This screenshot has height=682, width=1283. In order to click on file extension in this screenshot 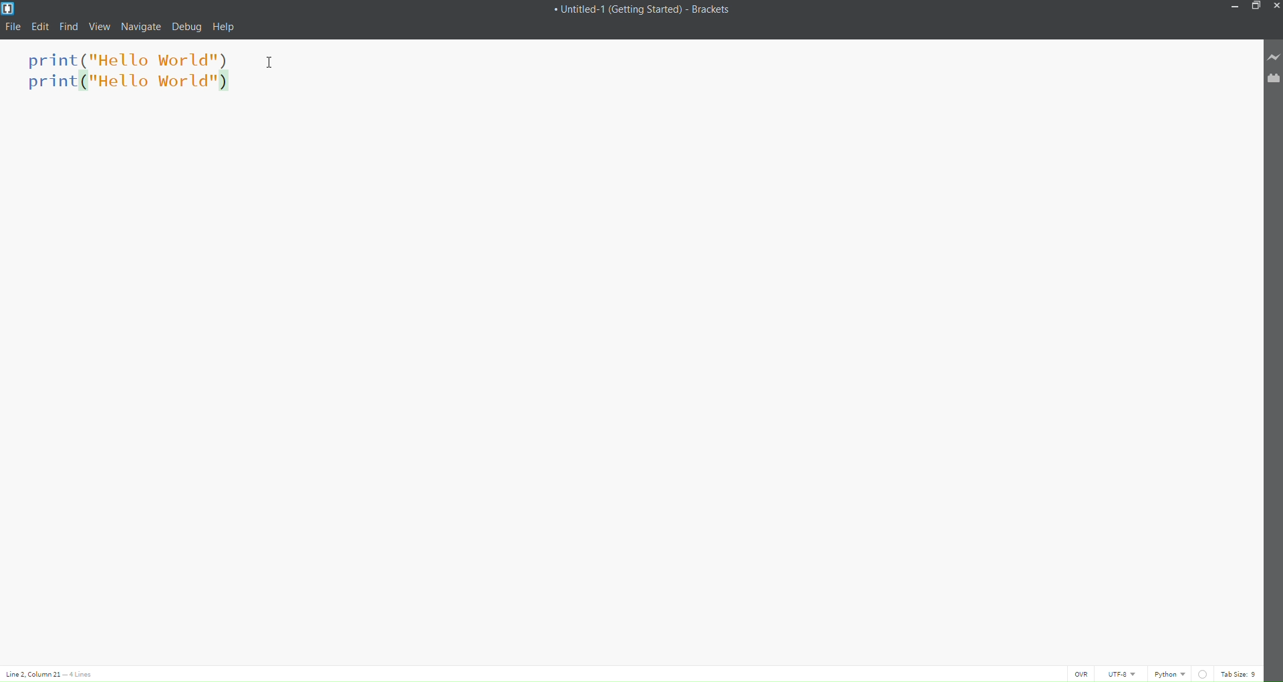, I will do `click(1272, 78)`.